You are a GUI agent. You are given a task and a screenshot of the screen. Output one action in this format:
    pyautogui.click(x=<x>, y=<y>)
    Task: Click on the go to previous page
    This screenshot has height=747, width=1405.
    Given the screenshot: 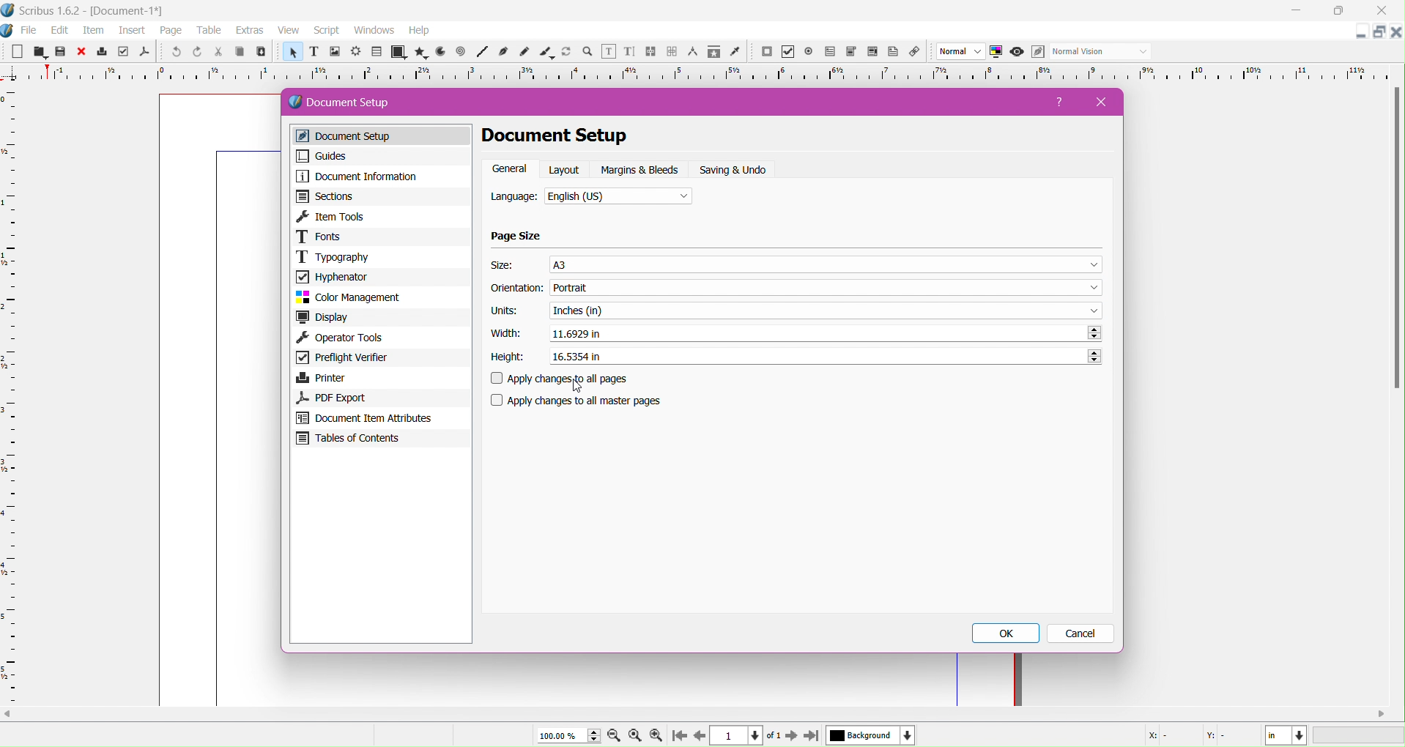 What is the action you would take?
    pyautogui.click(x=700, y=736)
    